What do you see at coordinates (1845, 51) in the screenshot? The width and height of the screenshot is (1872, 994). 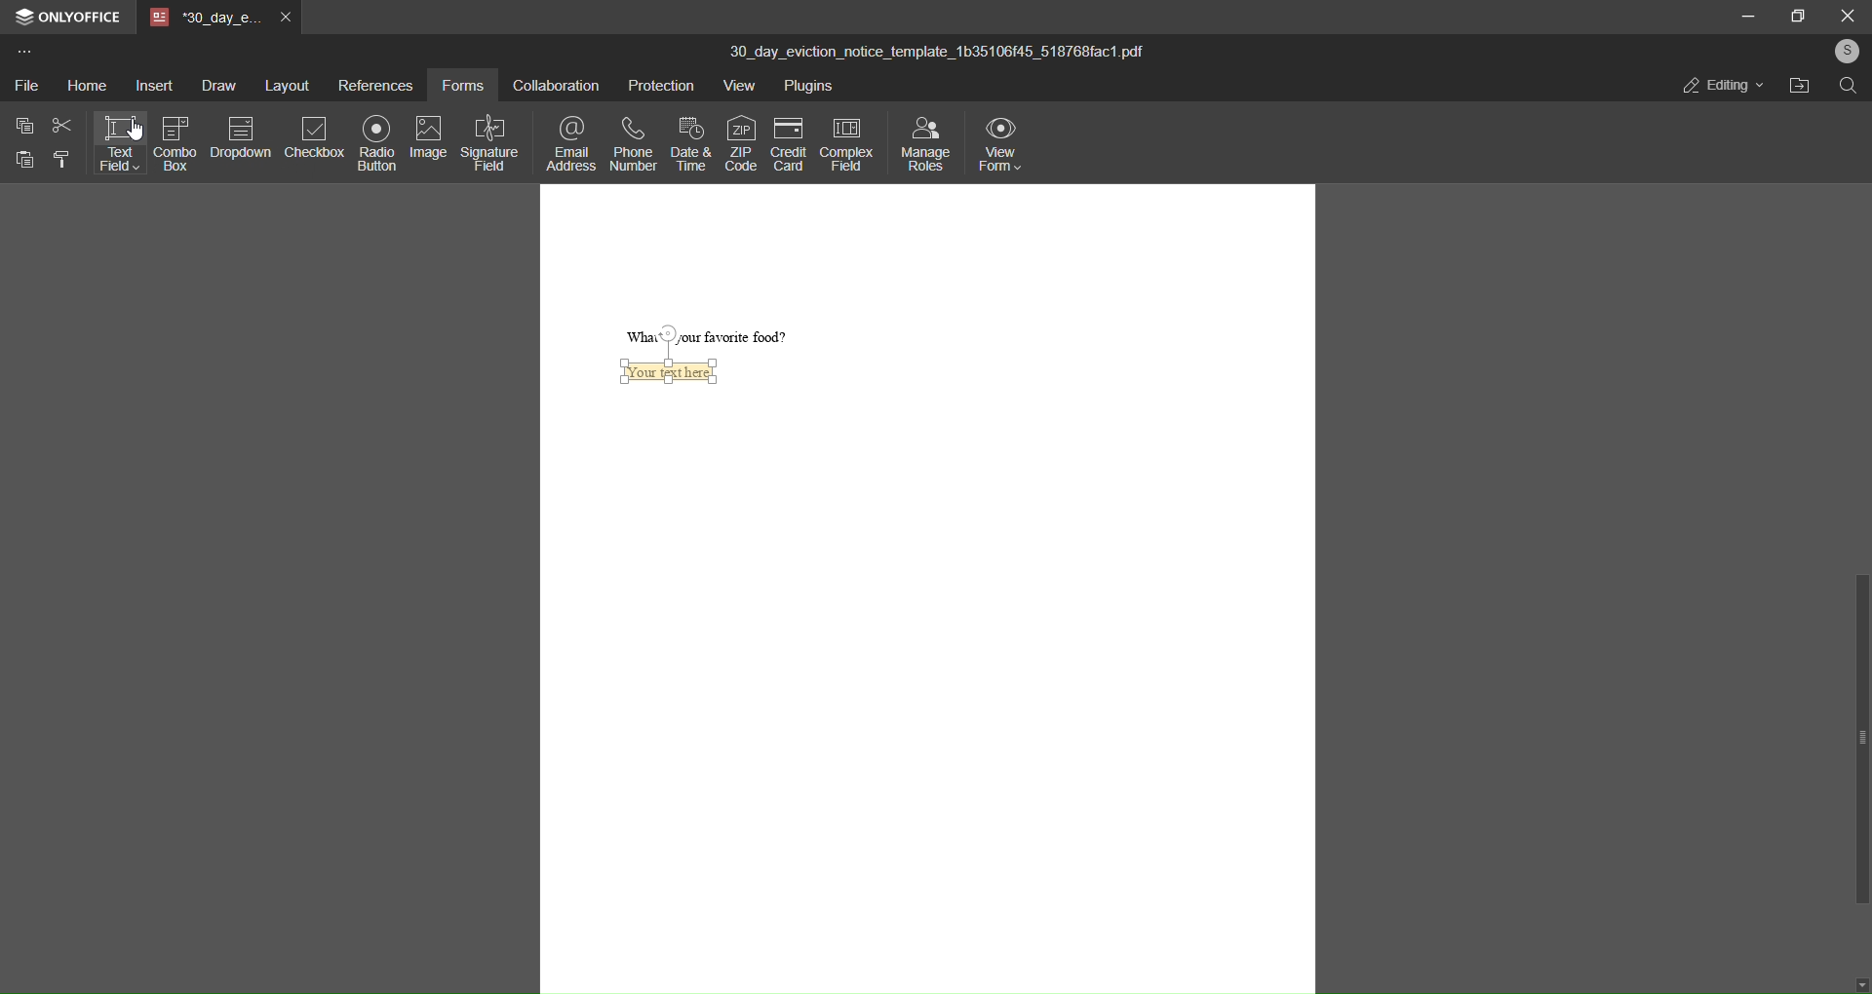 I see `user` at bounding box center [1845, 51].